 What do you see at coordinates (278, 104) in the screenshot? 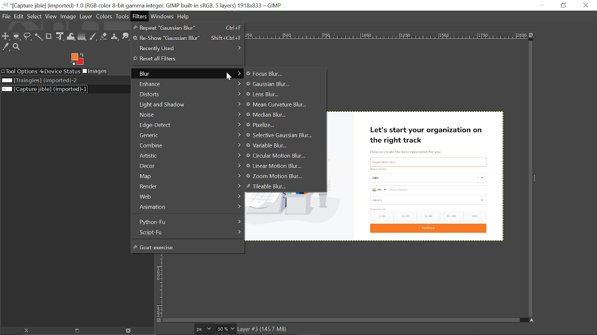
I see `Mean curvature Blur` at bounding box center [278, 104].